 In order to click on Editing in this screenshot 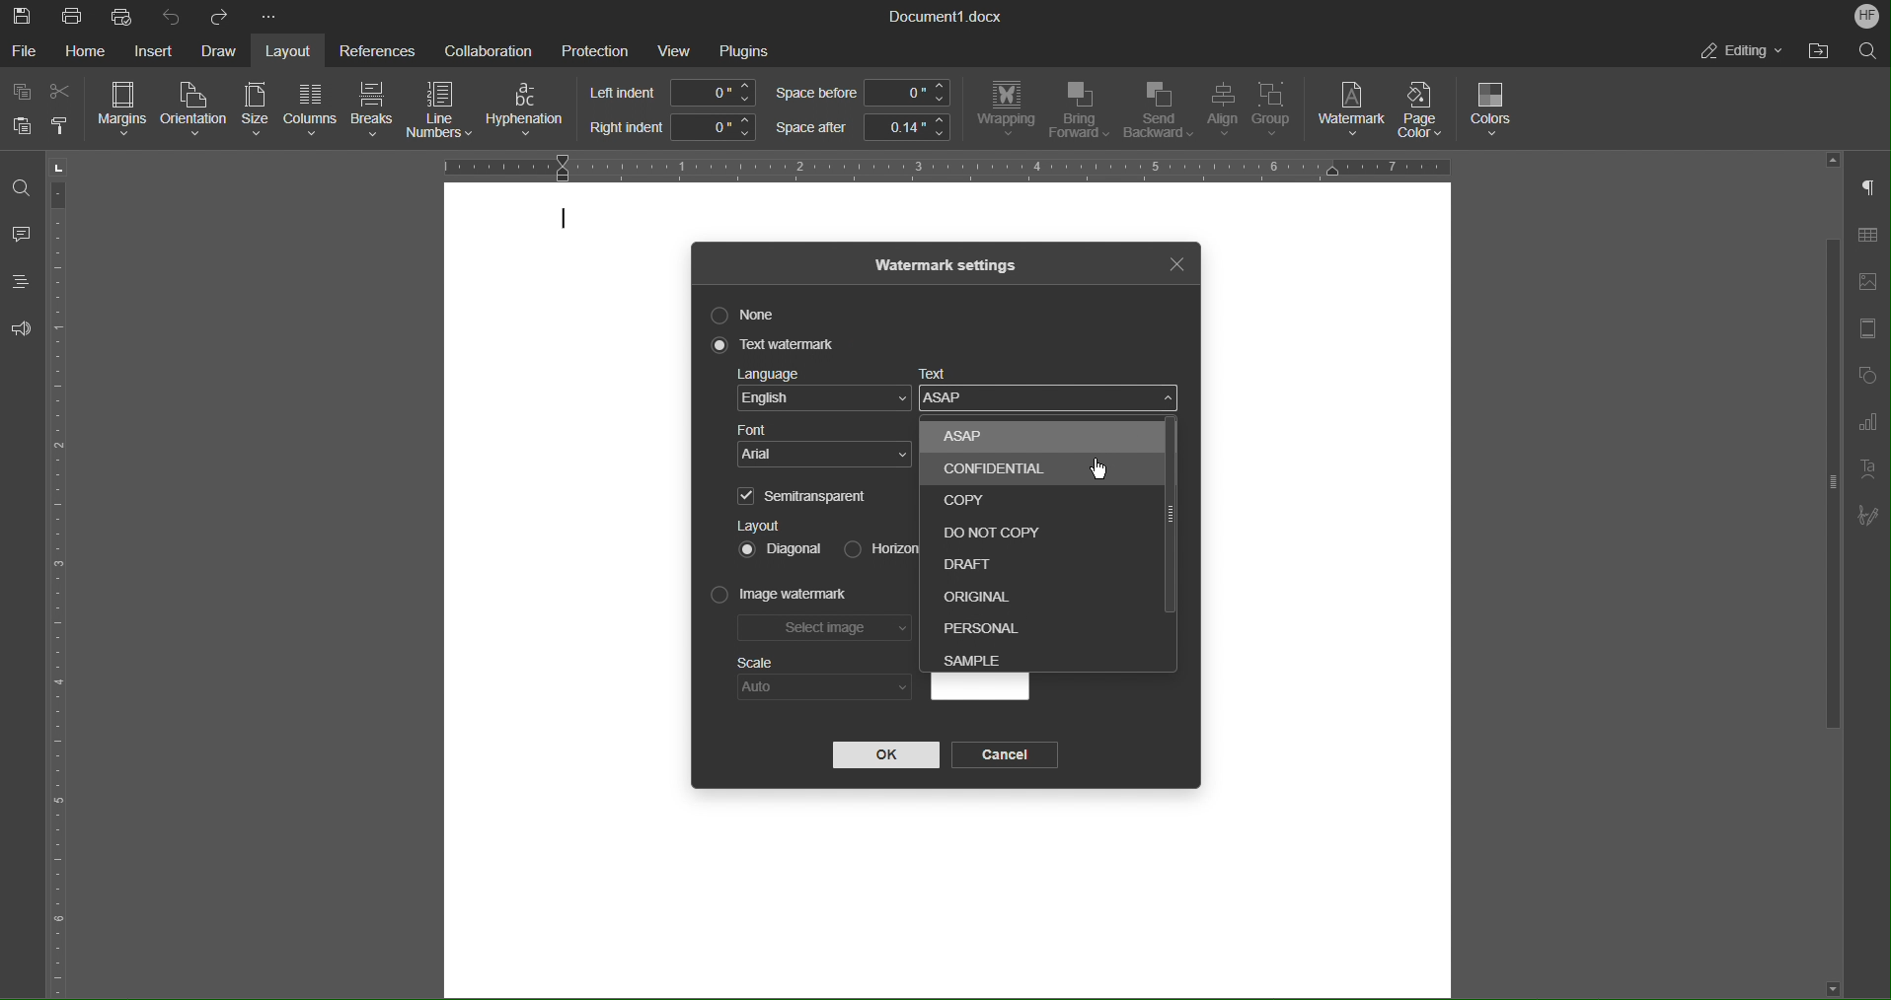, I will do `click(1740, 50)`.